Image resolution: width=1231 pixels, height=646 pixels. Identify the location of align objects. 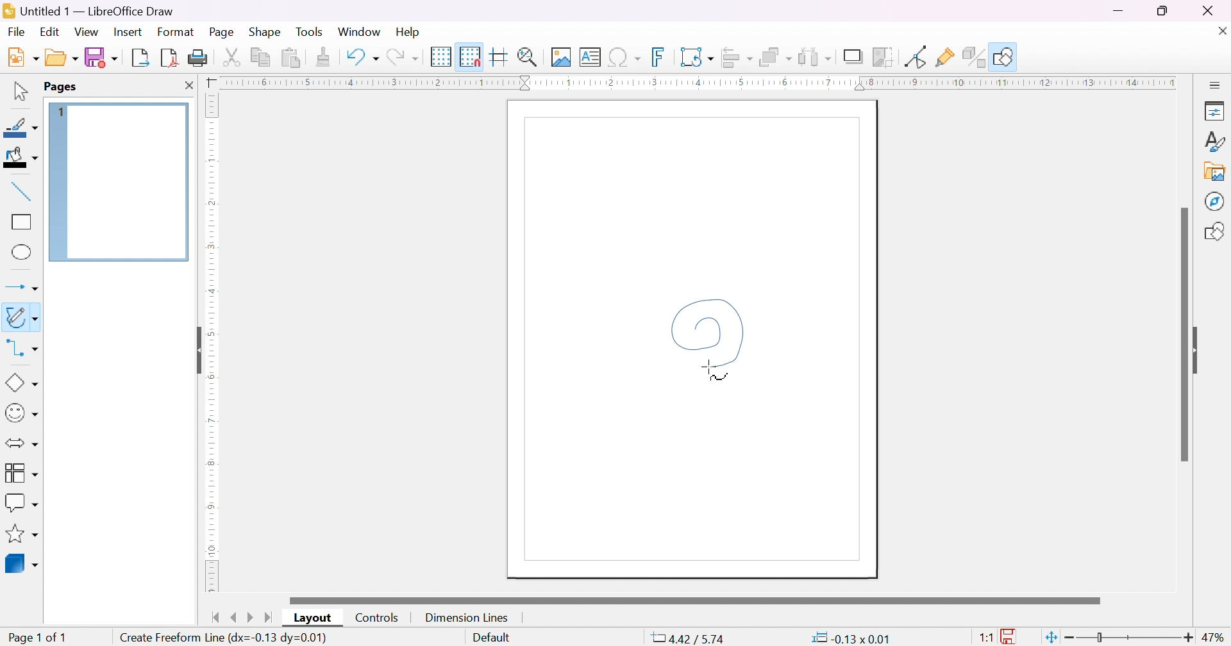
(735, 58).